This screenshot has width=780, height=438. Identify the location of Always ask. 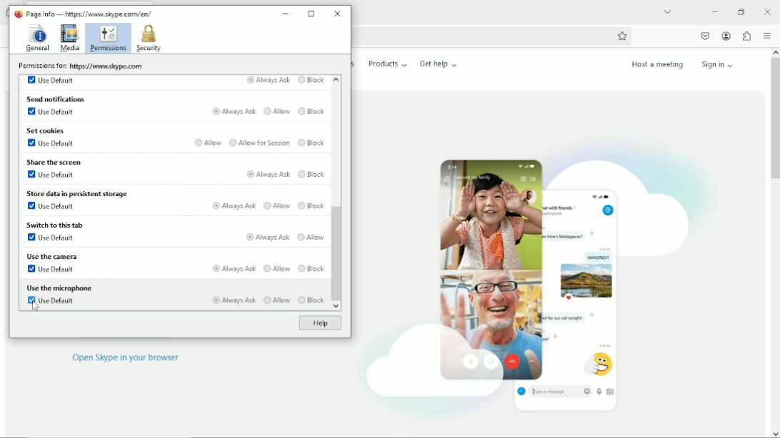
(235, 111).